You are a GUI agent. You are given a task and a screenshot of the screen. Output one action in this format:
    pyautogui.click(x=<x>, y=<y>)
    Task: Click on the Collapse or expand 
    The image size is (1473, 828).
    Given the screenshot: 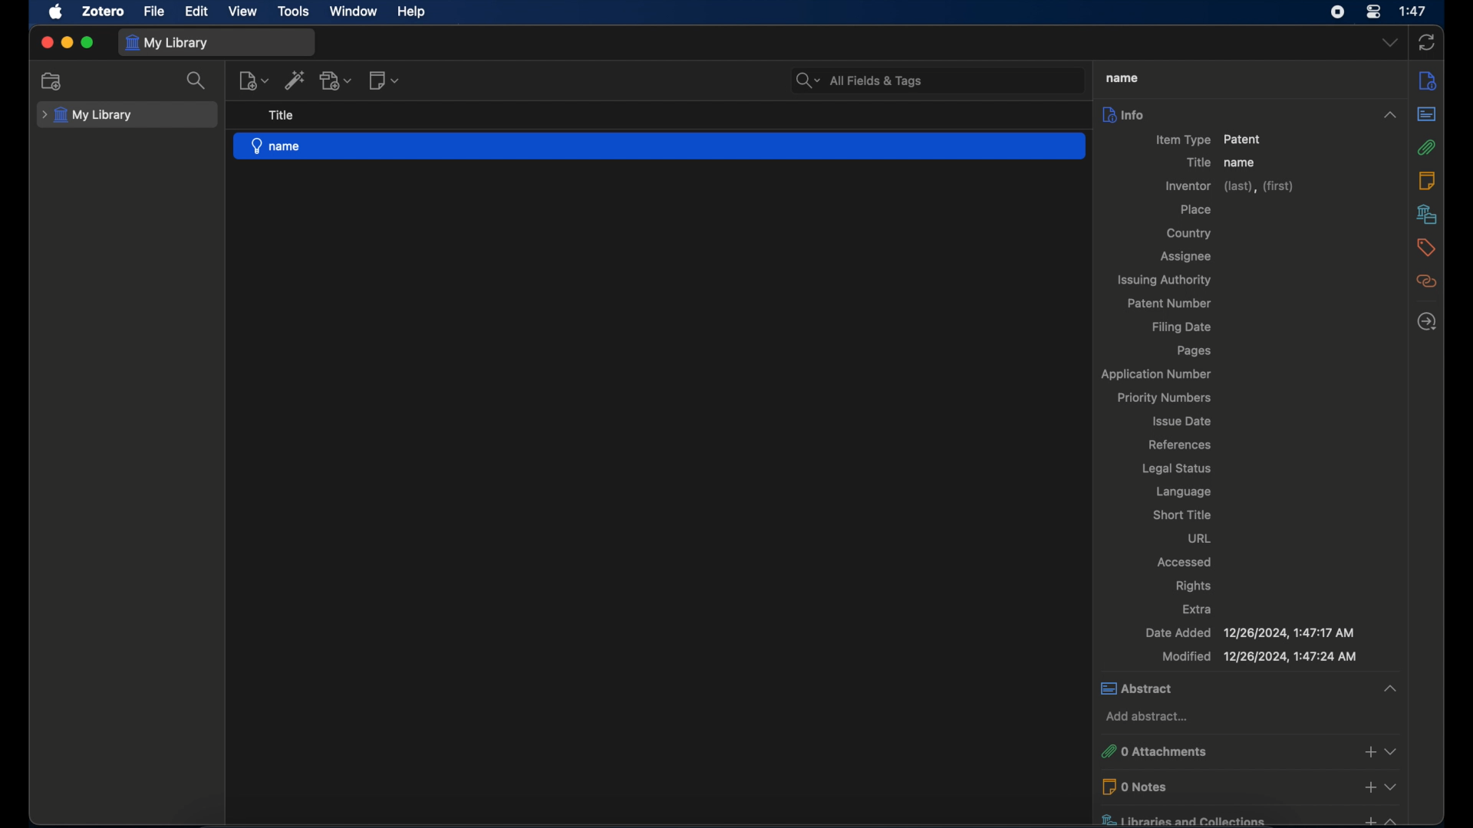 What is the action you would take?
    pyautogui.click(x=1393, y=786)
    